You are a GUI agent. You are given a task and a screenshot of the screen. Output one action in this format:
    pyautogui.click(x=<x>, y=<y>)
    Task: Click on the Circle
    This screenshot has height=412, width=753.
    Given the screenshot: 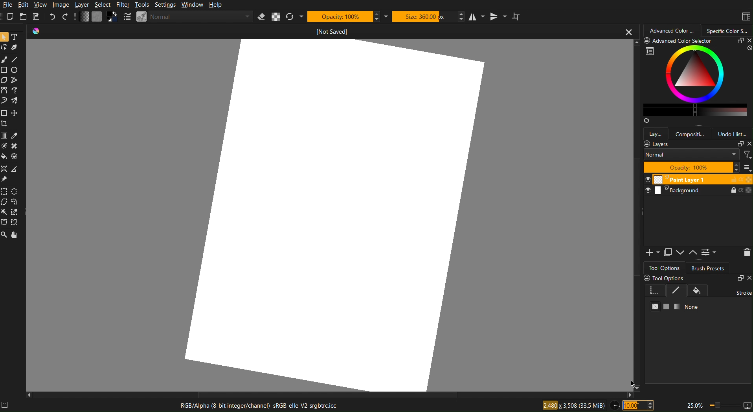 What is the action you would take?
    pyautogui.click(x=15, y=69)
    